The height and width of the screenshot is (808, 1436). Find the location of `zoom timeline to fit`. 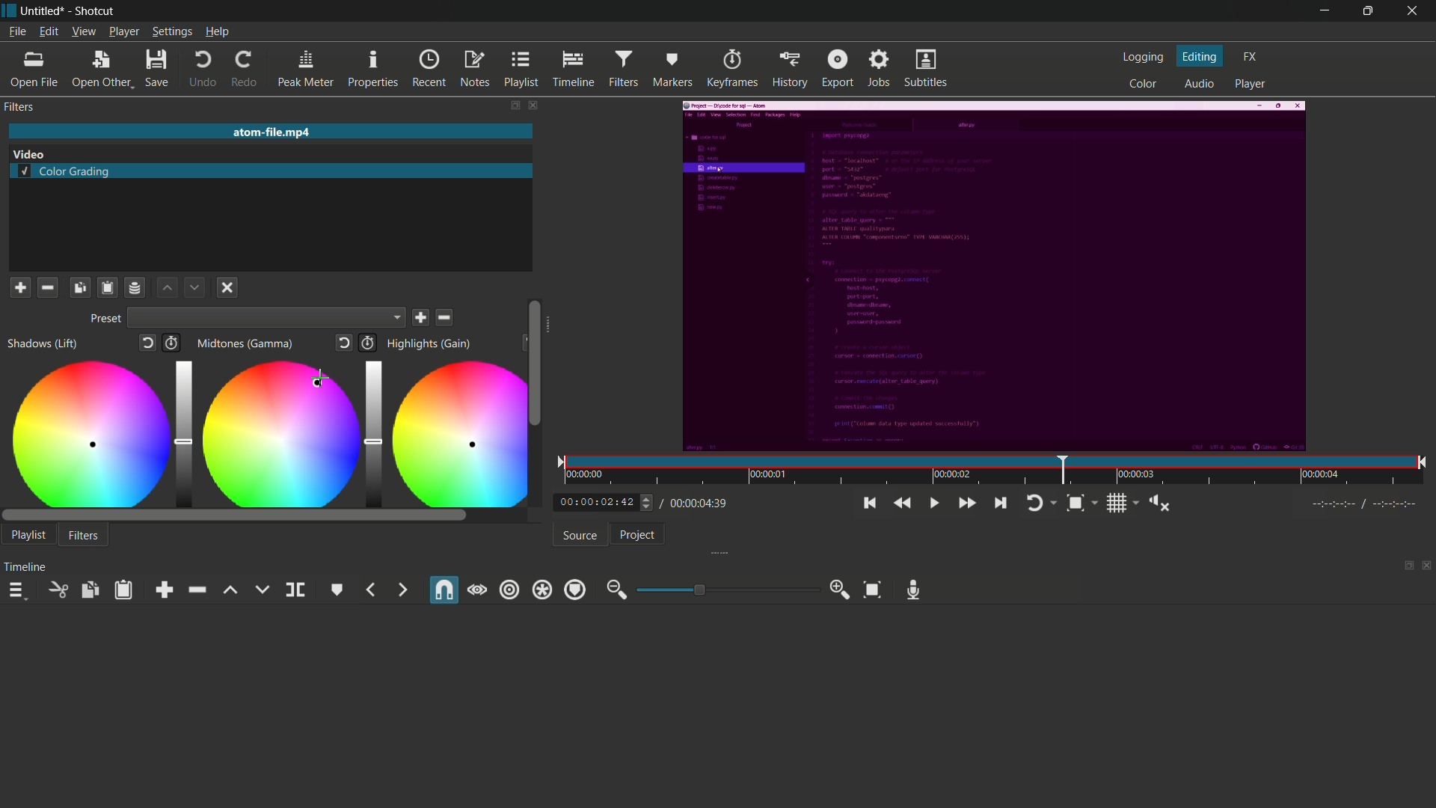

zoom timeline to fit is located at coordinates (1080, 502).